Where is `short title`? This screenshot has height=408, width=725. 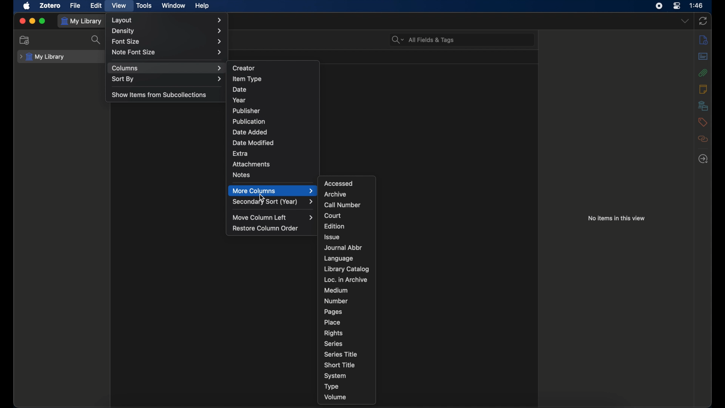
short title is located at coordinates (339, 364).